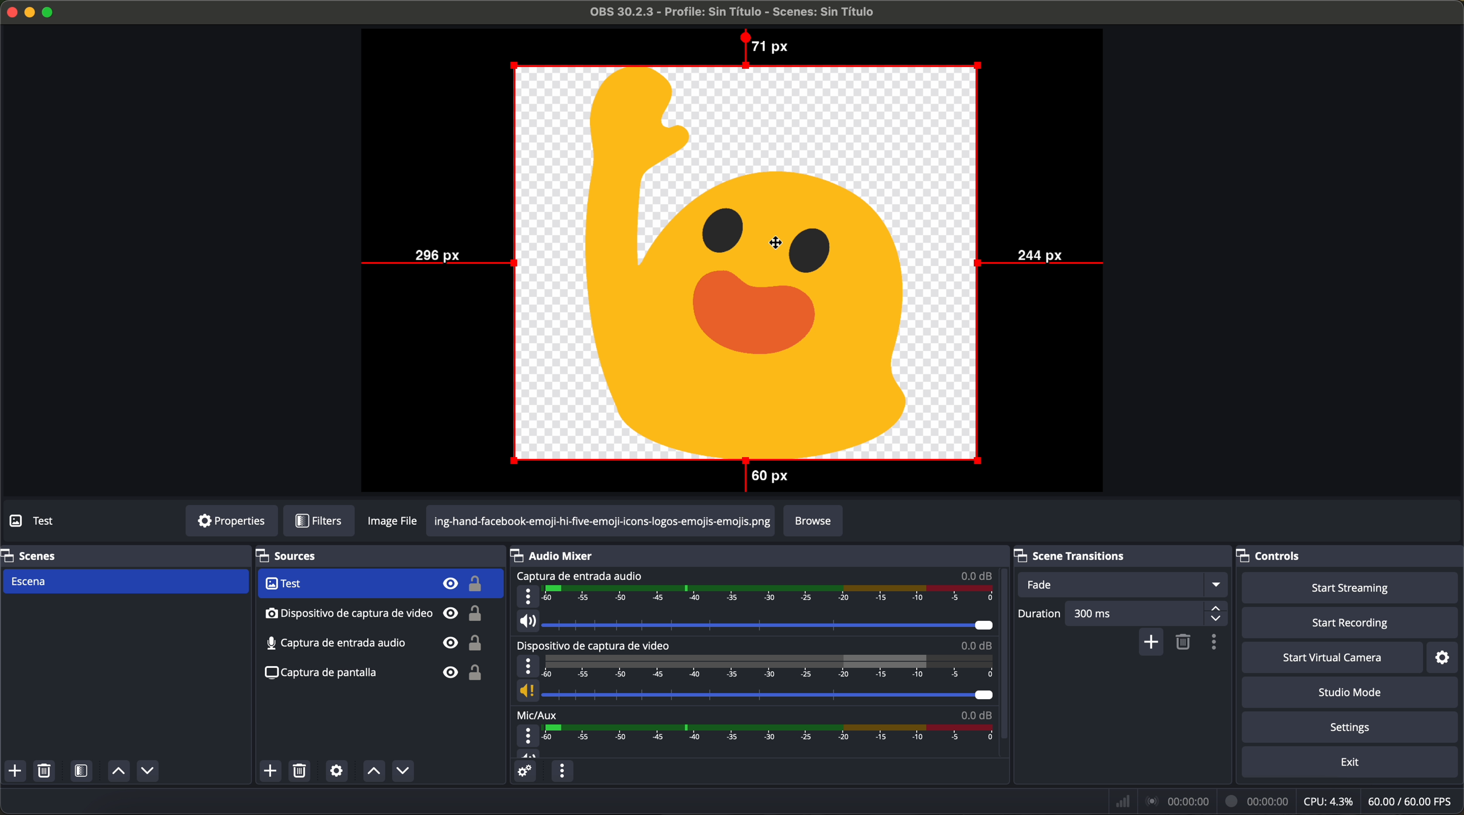 This screenshot has height=815, width=1464. Describe the element at coordinates (318, 521) in the screenshot. I see `filters` at that location.